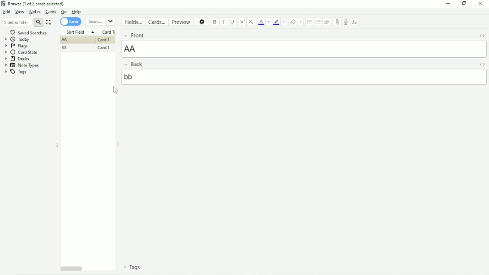 This screenshot has height=275, width=489. What do you see at coordinates (284, 22) in the screenshot?
I see `Change color` at bounding box center [284, 22].